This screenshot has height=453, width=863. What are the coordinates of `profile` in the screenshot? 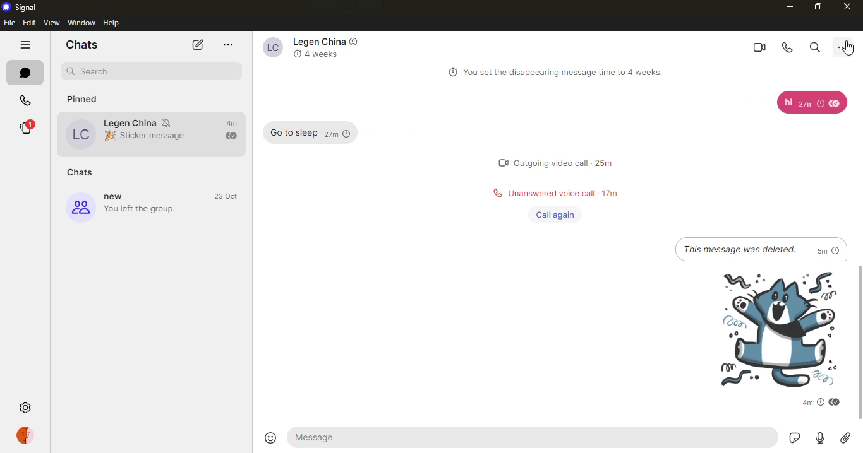 It's located at (80, 208).